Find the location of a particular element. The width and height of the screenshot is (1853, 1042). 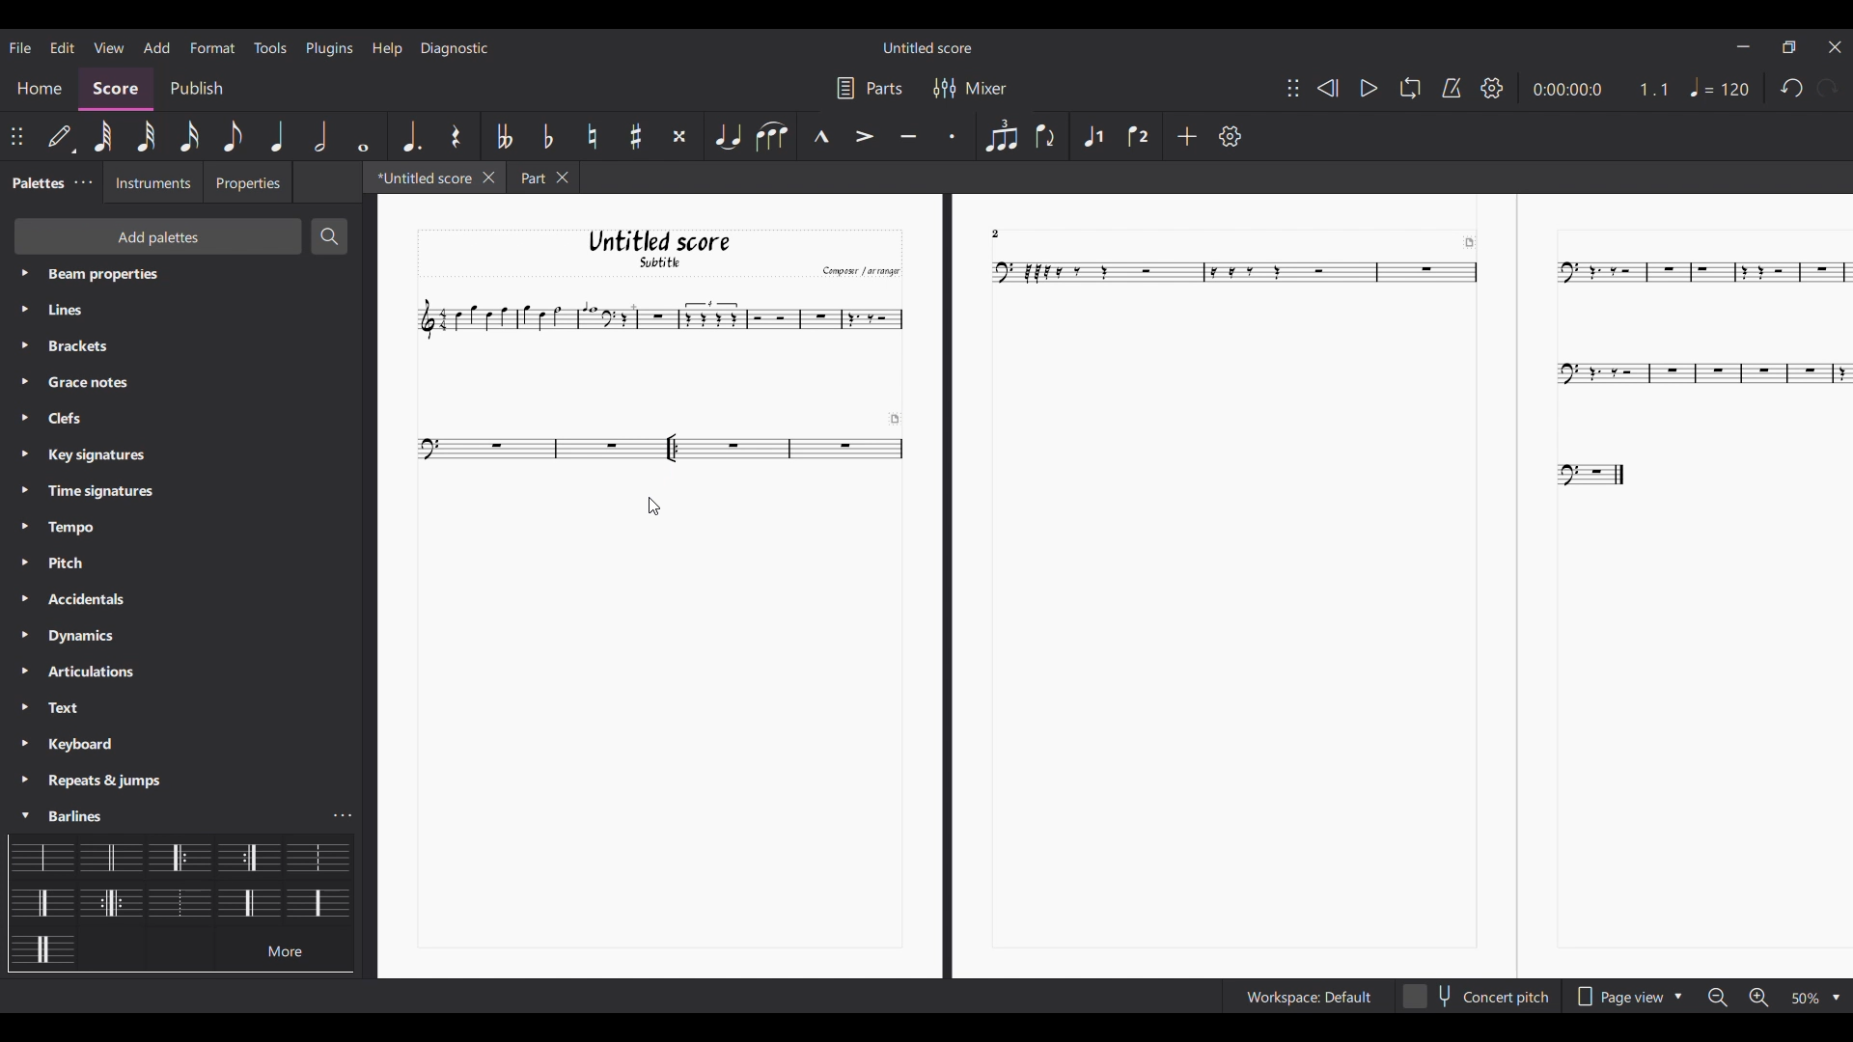

Mixer settings is located at coordinates (971, 89).